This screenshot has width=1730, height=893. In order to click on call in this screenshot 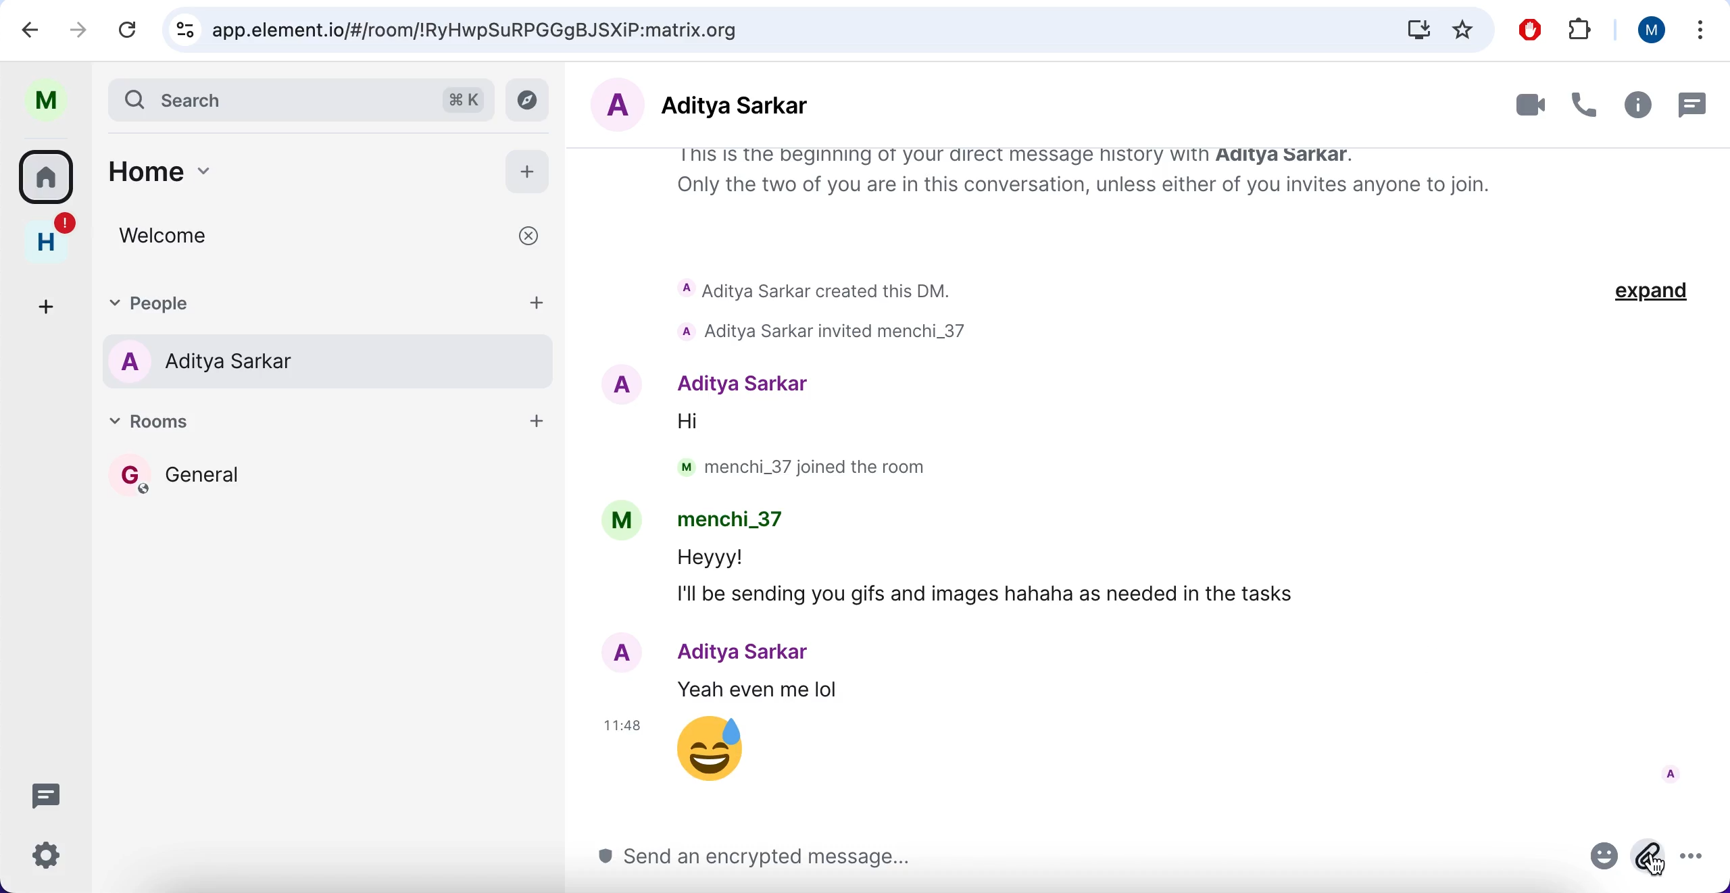, I will do `click(1583, 105)`.